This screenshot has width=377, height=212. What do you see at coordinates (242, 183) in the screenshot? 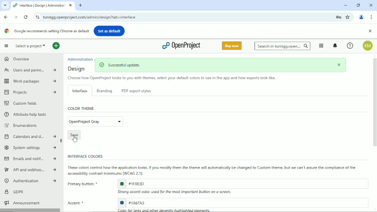
I see `primary button` at bounding box center [242, 183].